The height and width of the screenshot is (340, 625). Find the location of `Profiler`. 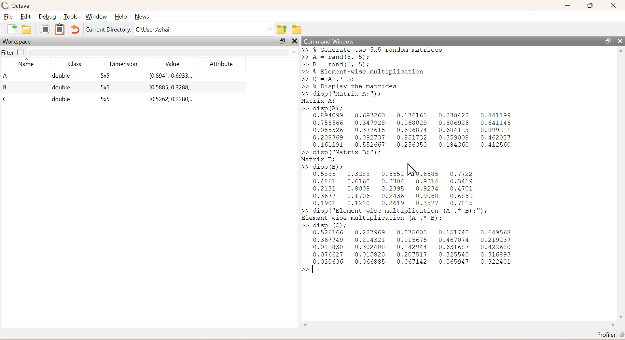

Profiler is located at coordinates (607, 333).